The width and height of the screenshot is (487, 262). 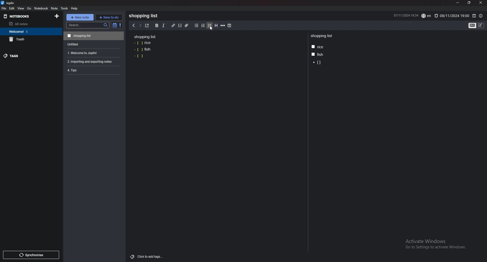 What do you see at coordinates (64, 8) in the screenshot?
I see `tools` at bounding box center [64, 8].